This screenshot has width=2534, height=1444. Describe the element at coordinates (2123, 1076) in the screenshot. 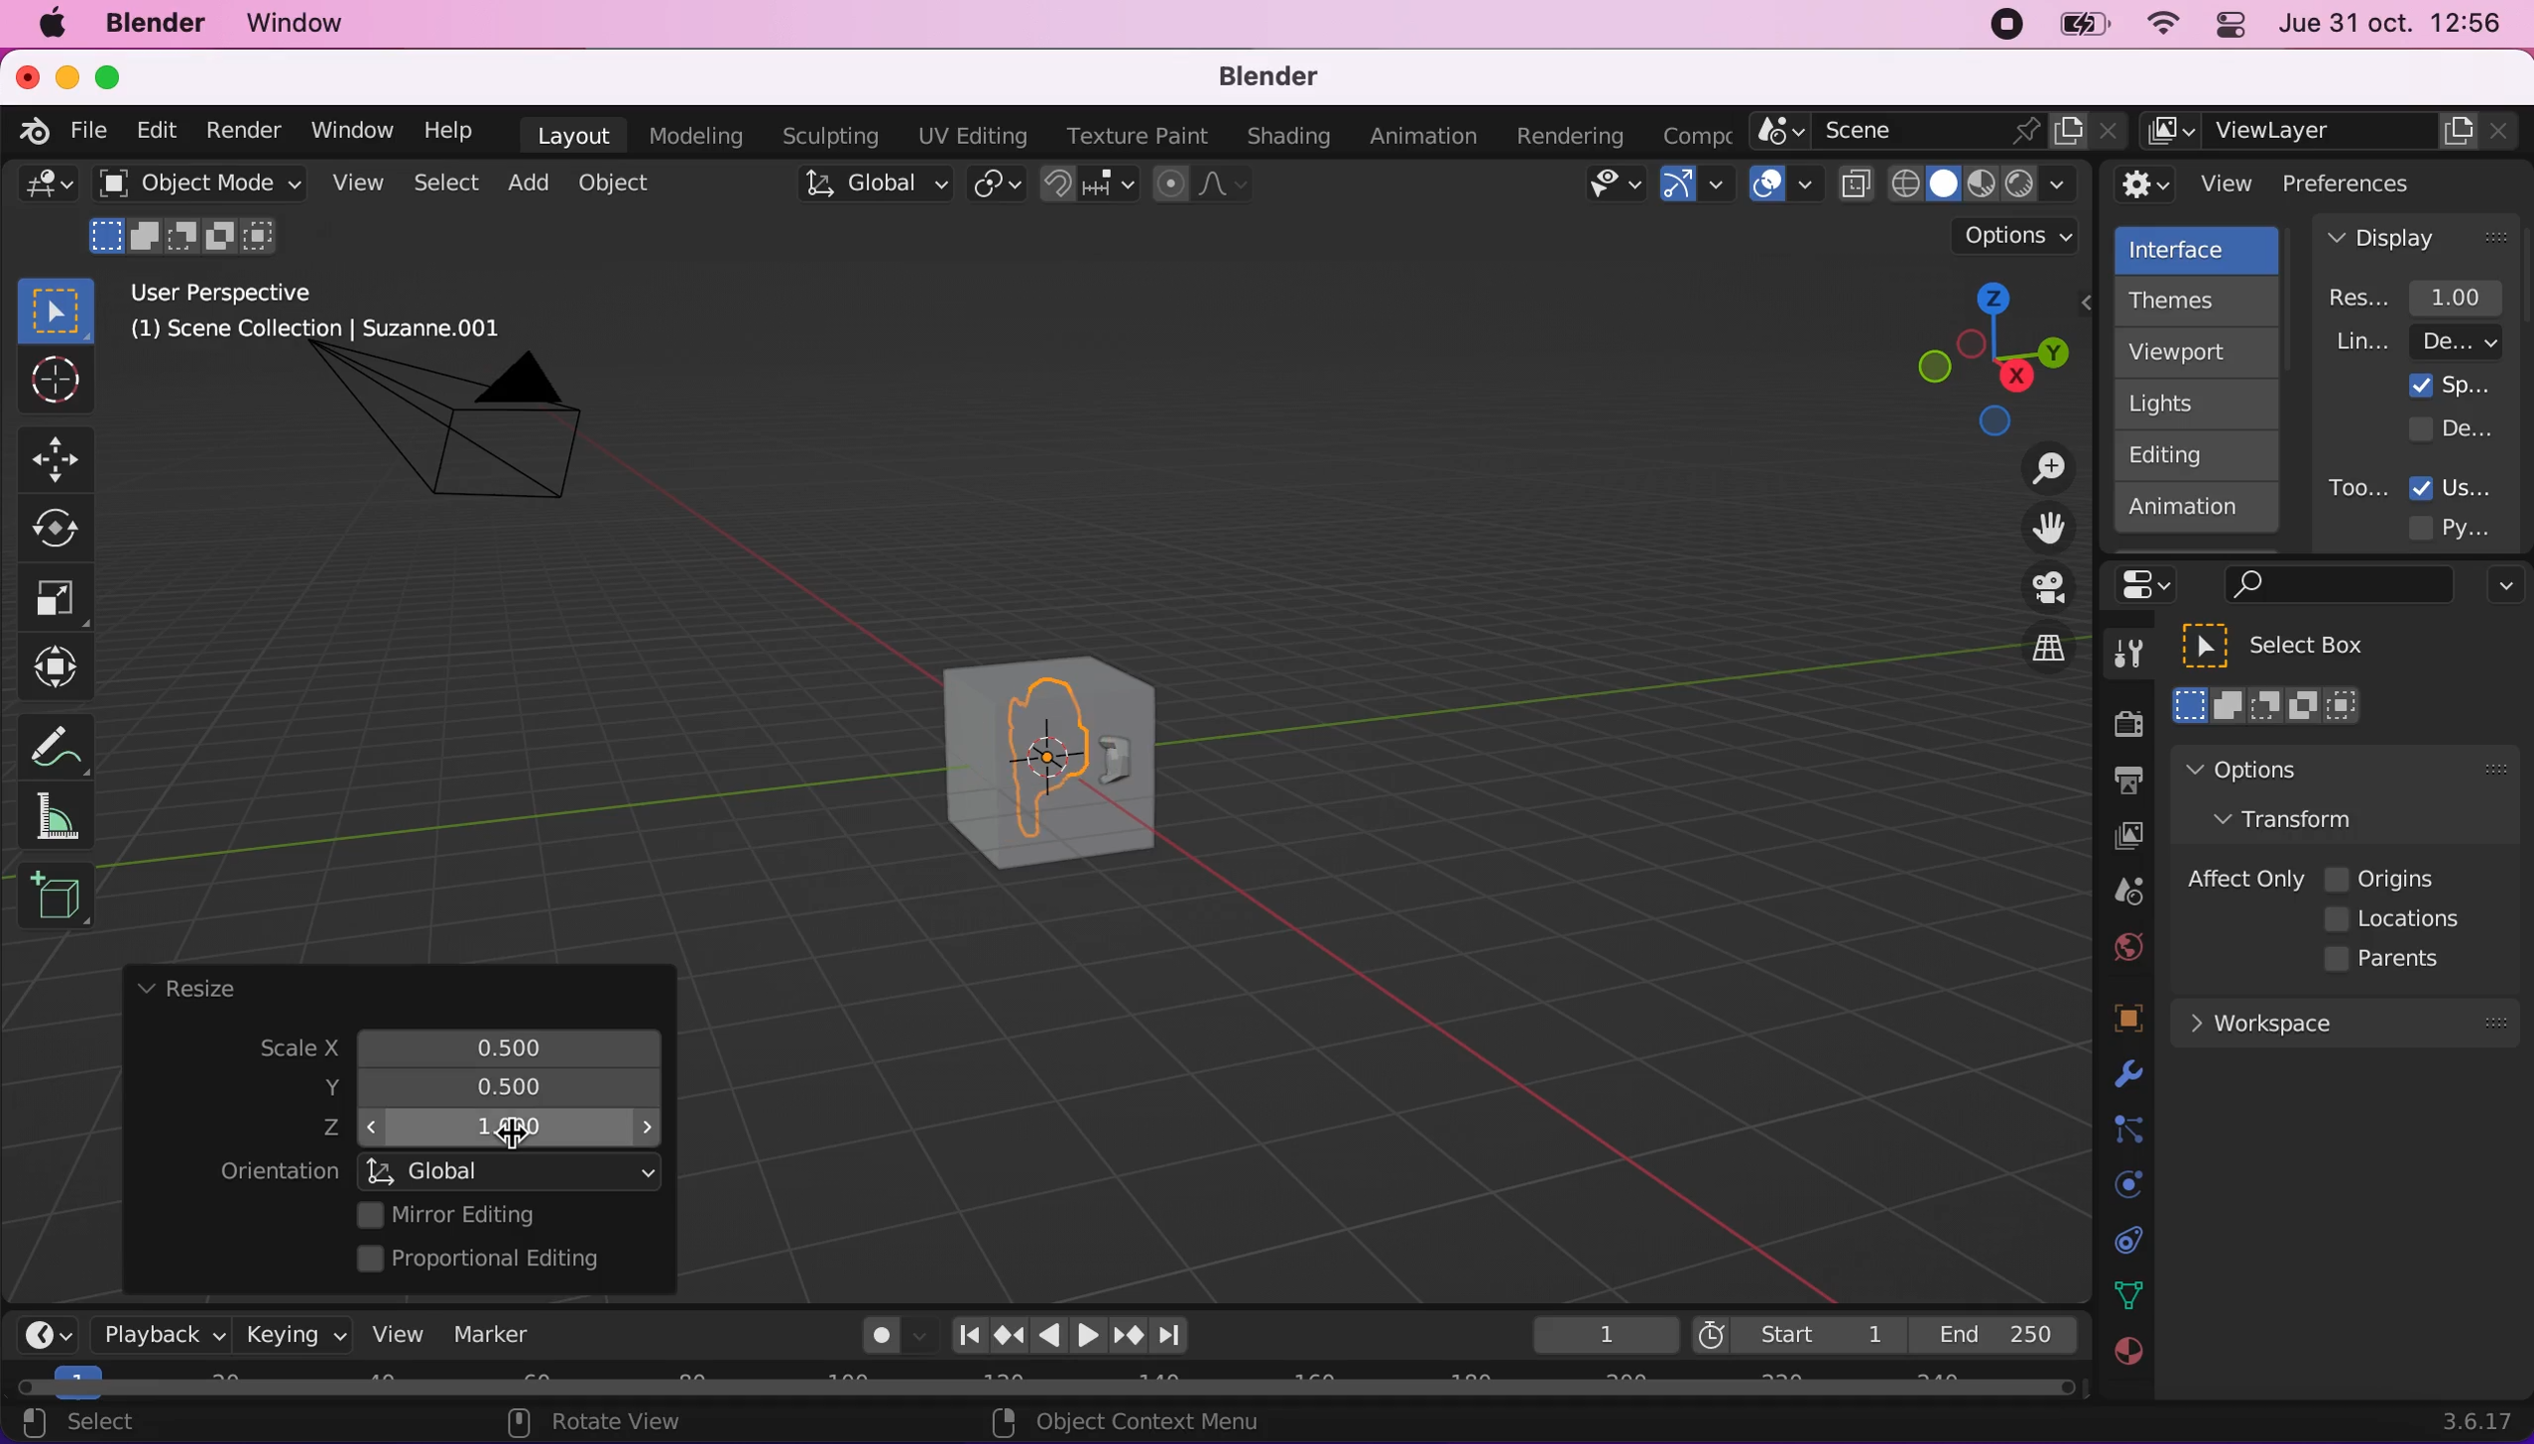

I see `physics` at that location.